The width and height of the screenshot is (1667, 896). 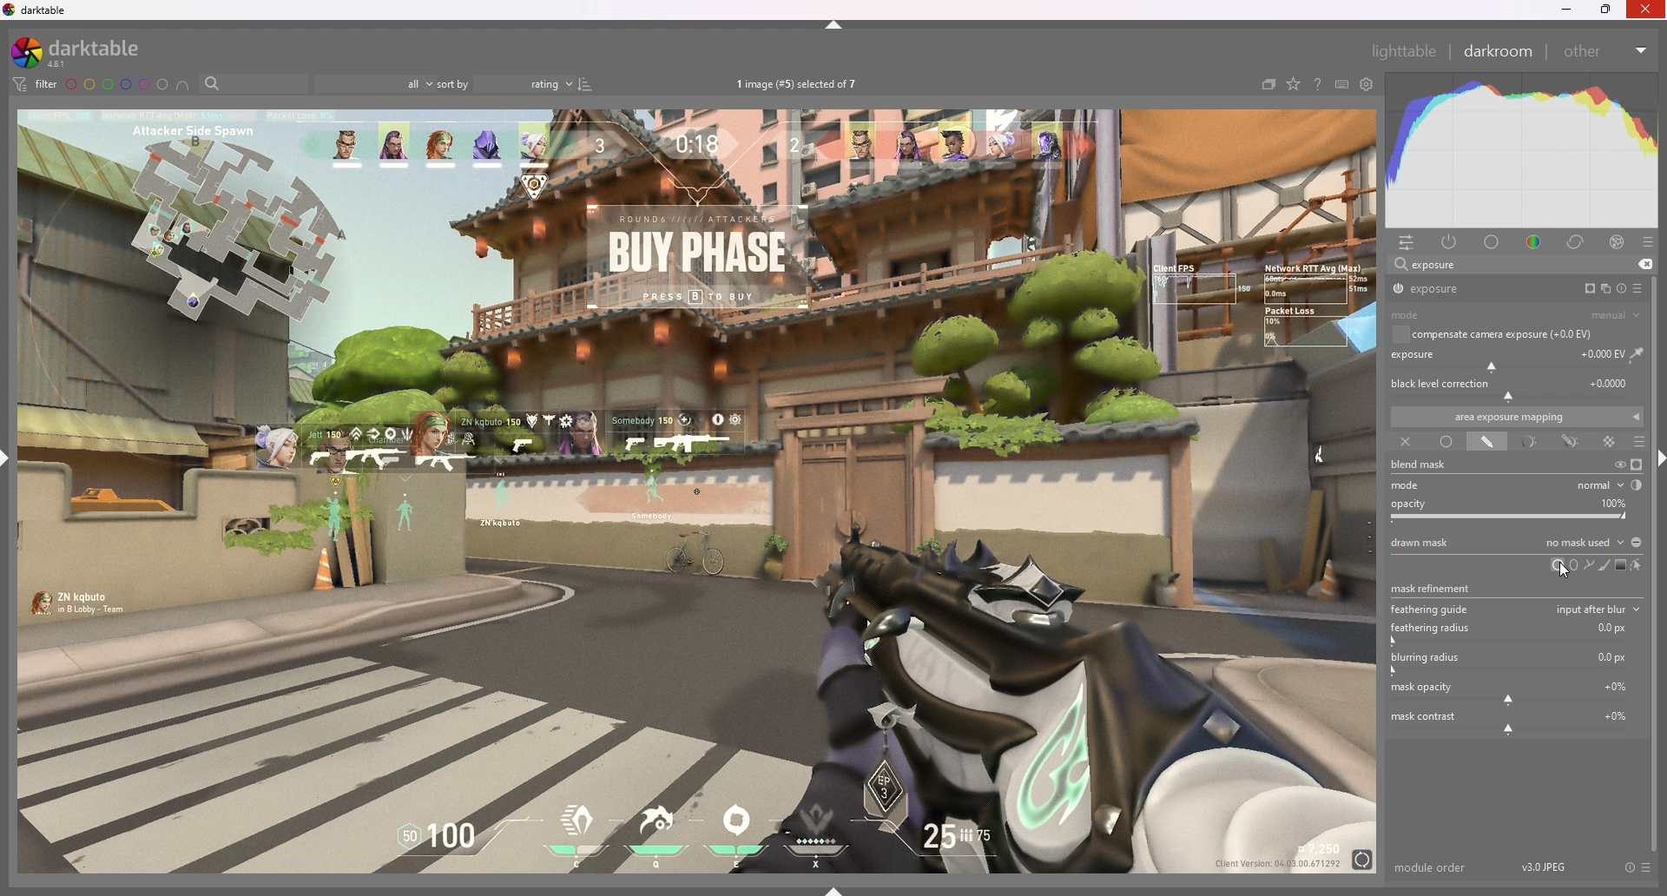 I want to click on lighttable, so click(x=1404, y=50).